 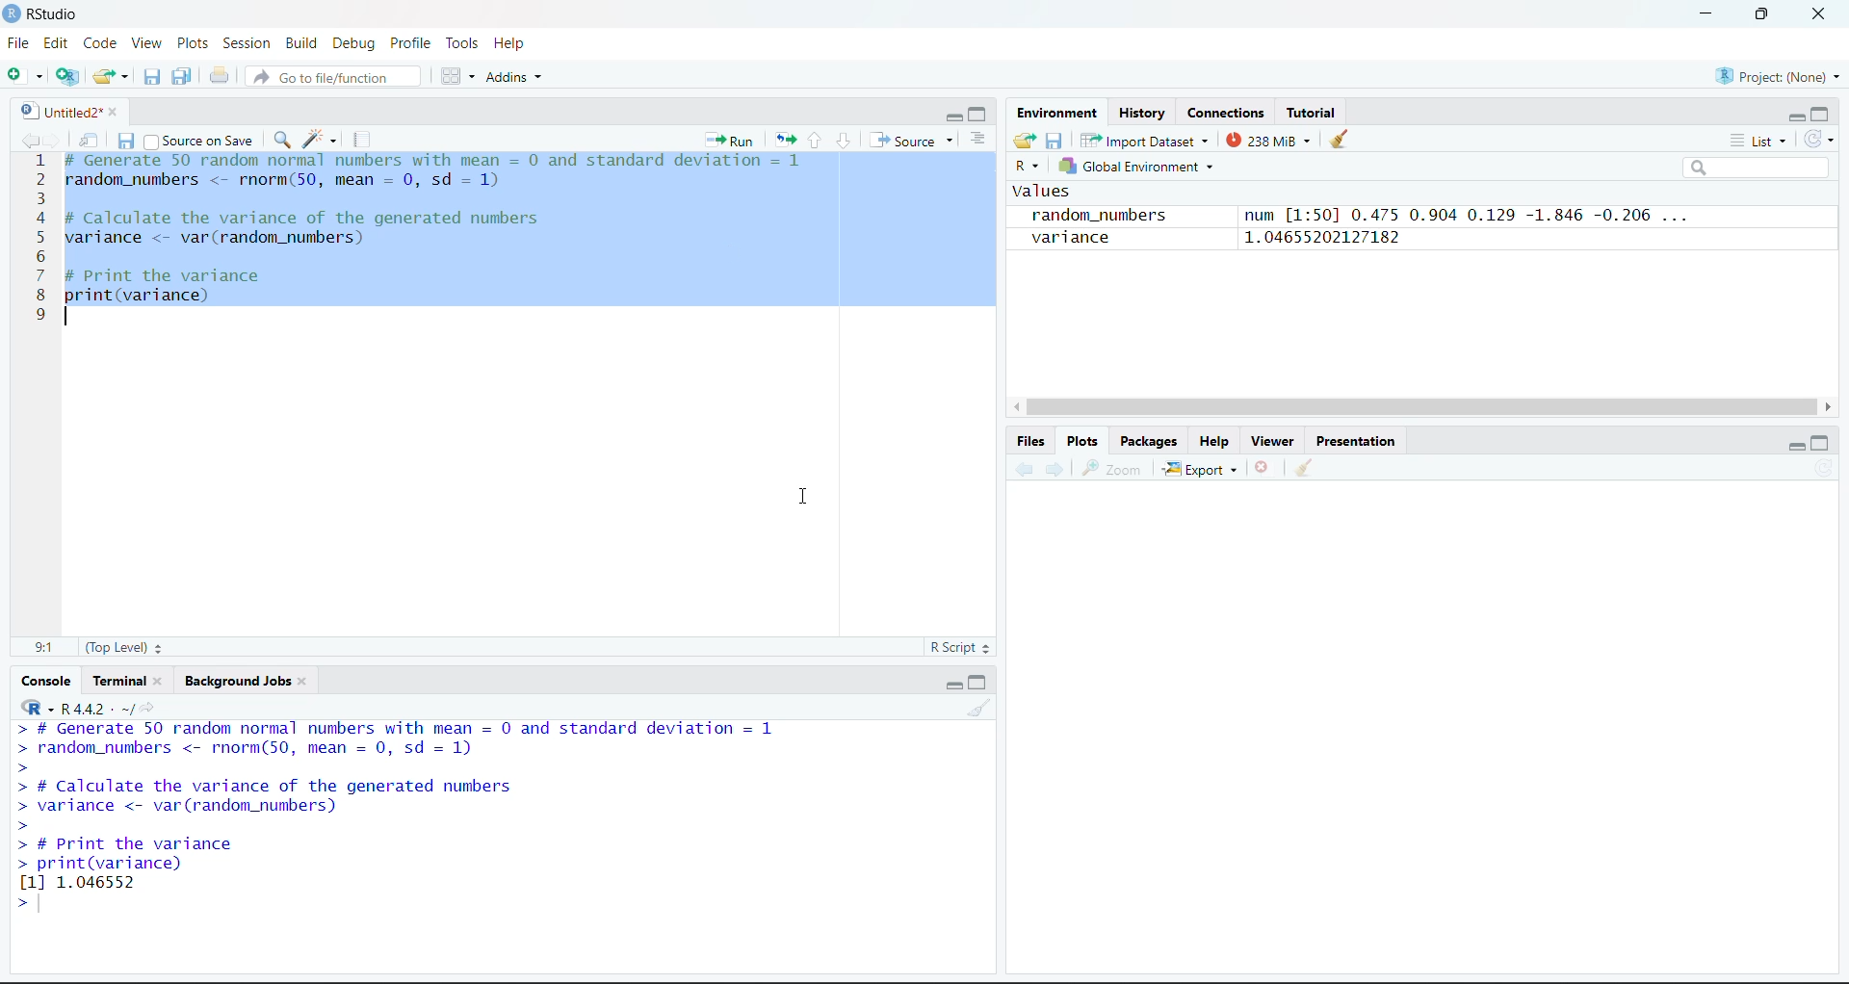 I want to click on Untitled 2, so click(x=58, y=112).